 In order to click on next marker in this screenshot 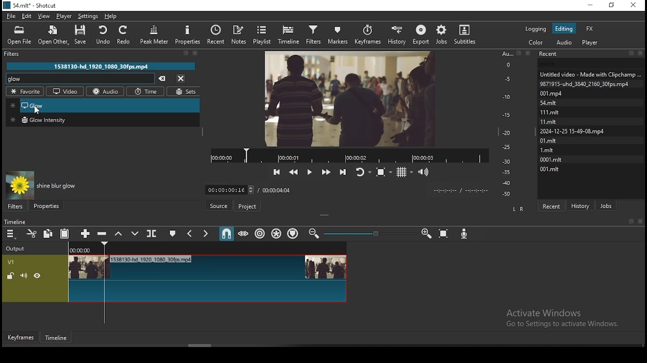, I will do `click(205, 234)`.